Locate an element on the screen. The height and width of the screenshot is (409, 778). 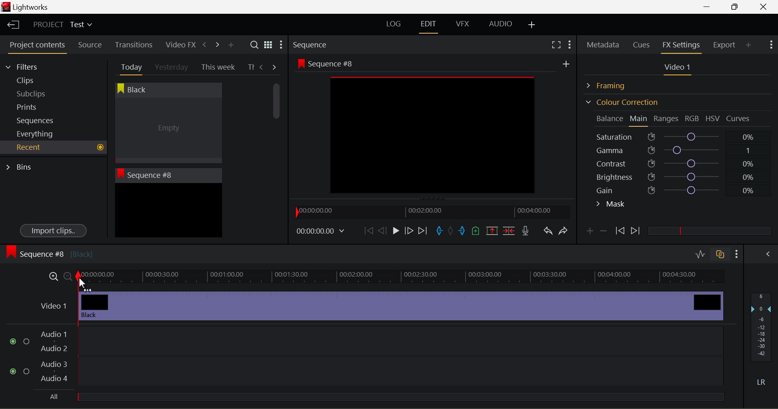
FX Settings Panel Open is located at coordinates (682, 46).